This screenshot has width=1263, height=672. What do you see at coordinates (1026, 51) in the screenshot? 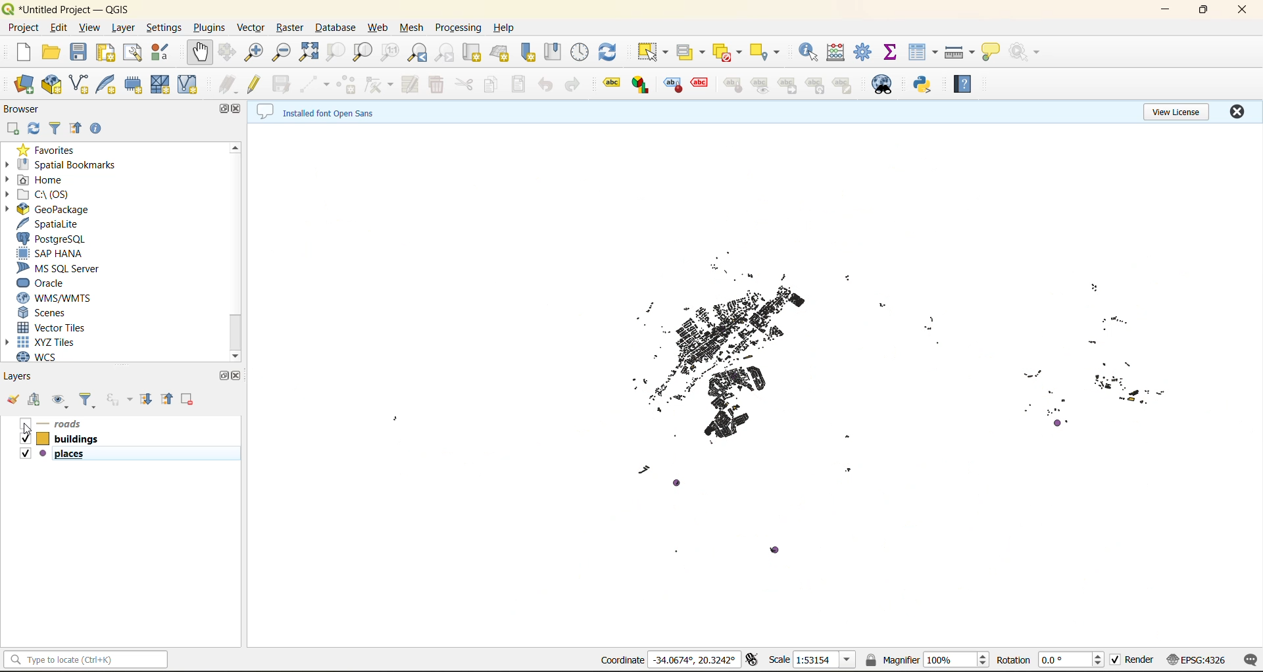
I see `no action` at bounding box center [1026, 51].